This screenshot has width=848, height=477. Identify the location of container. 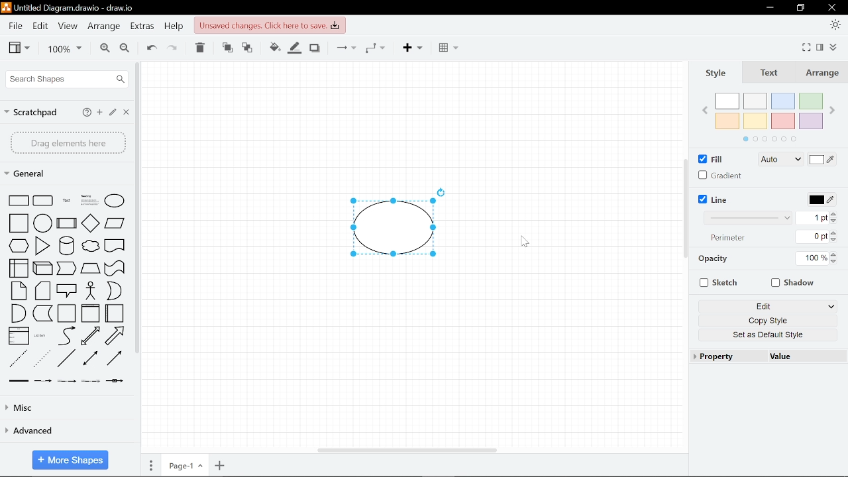
(66, 313).